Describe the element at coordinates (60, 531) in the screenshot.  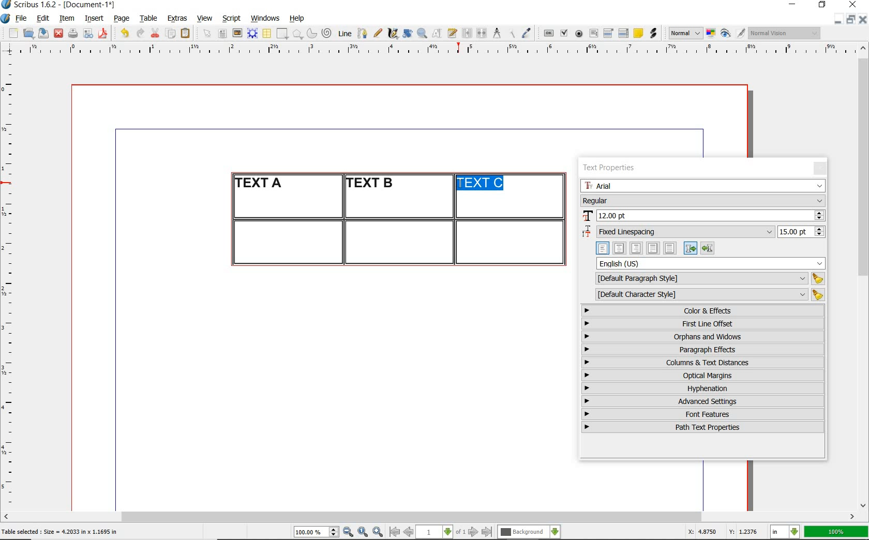
I see `Table selected : Size = 4.2033 in x 1.1695 in` at that location.